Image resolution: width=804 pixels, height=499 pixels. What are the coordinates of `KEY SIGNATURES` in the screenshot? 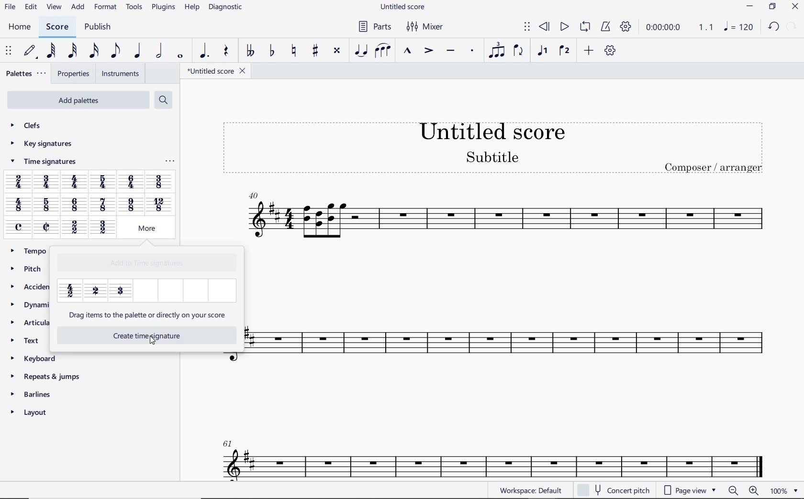 It's located at (41, 144).